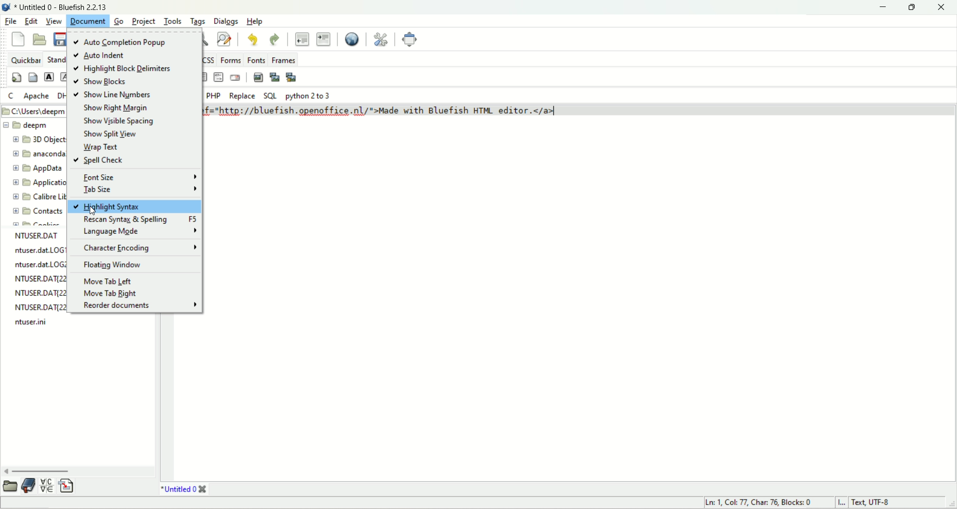 Image resolution: width=957 pixels, height=509 pixels. What do you see at coordinates (172, 21) in the screenshot?
I see `tools` at bounding box center [172, 21].